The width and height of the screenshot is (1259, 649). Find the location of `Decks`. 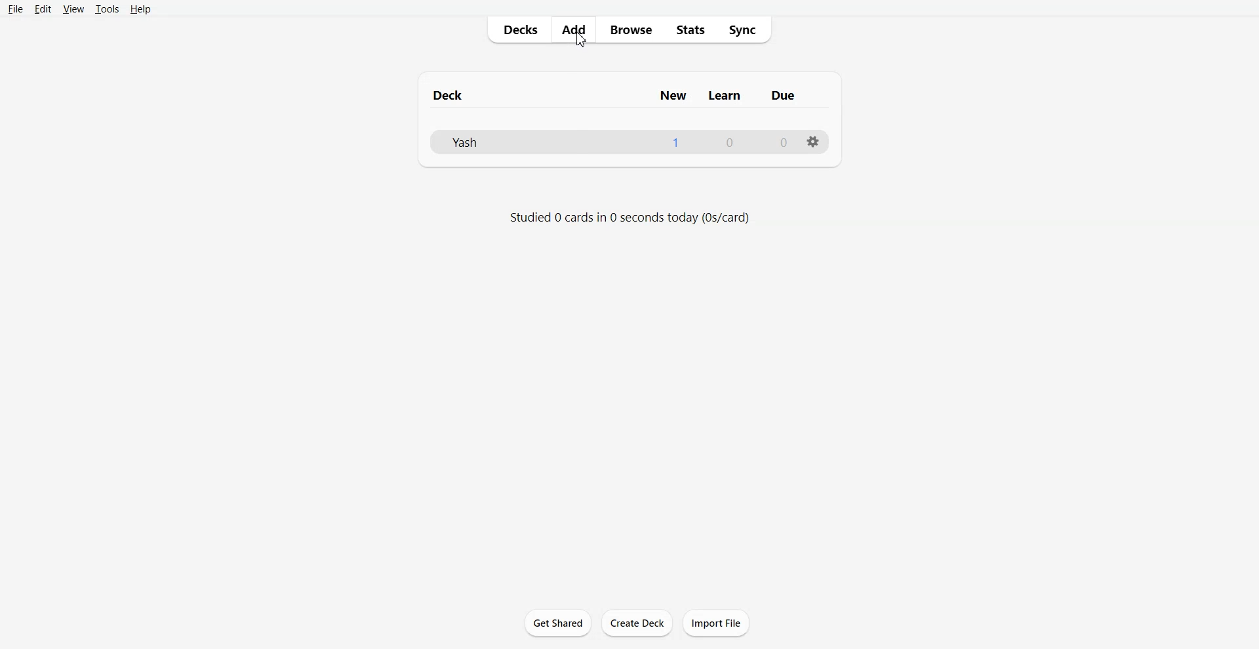

Decks is located at coordinates (518, 29).